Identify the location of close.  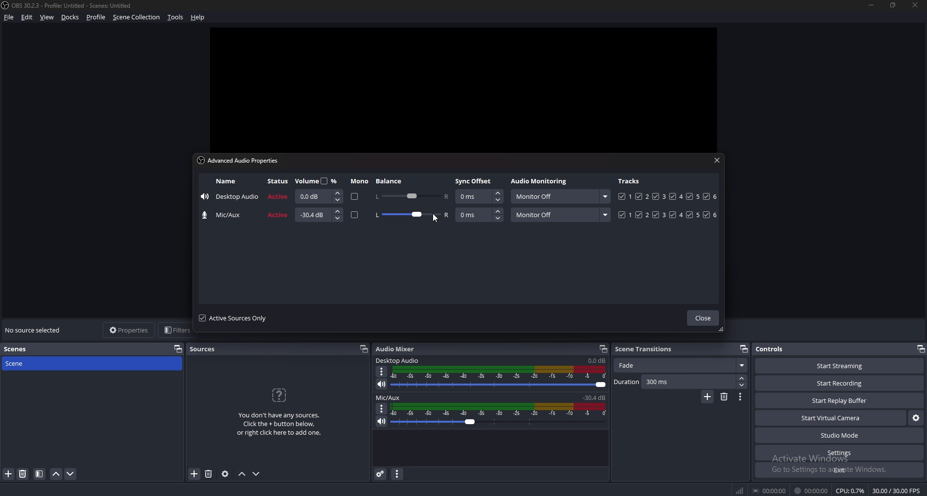
(704, 318).